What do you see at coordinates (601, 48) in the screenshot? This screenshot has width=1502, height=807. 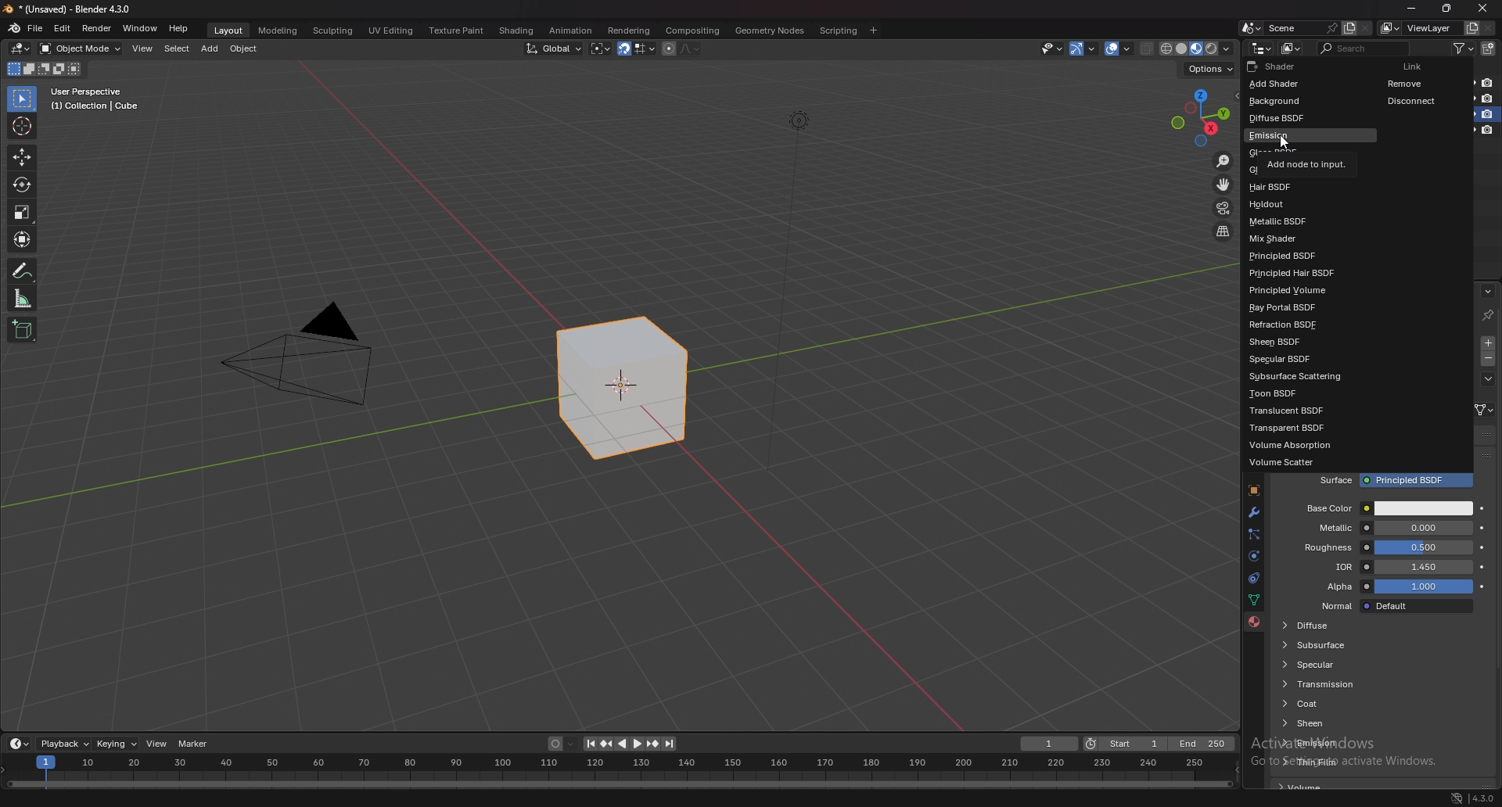 I see `transform pivot point` at bounding box center [601, 48].